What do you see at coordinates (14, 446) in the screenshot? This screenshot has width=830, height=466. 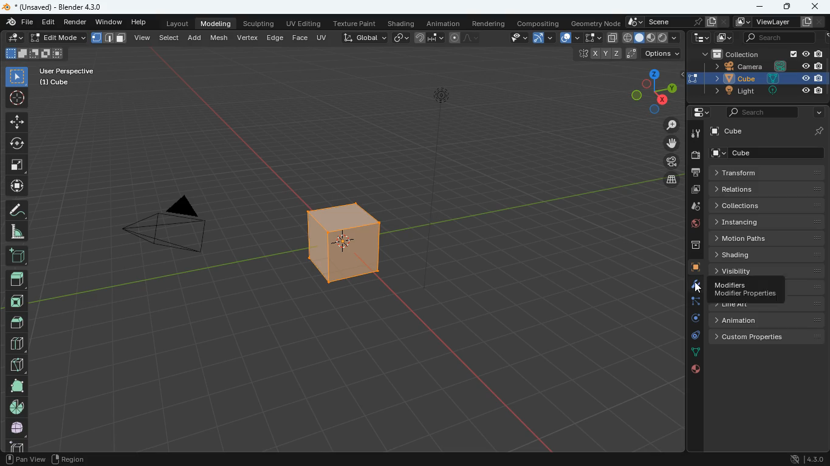 I see `cube` at bounding box center [14, 446].